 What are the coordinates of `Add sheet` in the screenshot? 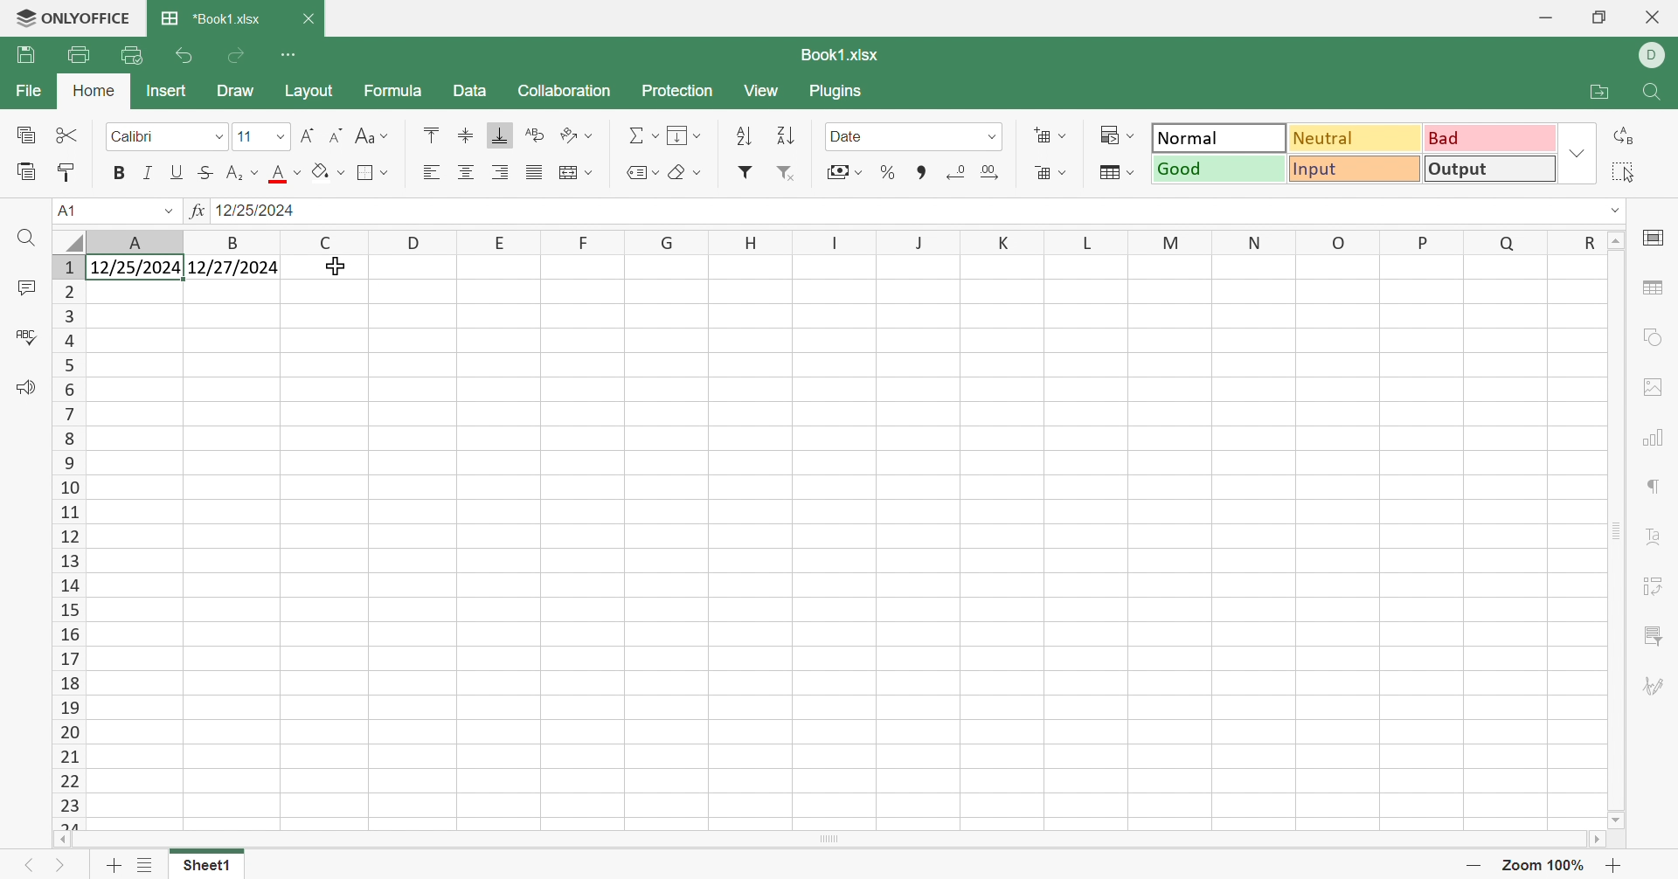 It's located at (113, 866).